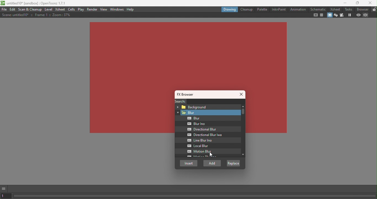 Image resolution: width=377 pixels, height=199 pixels. What do you see at coordinates (201, 129) in the screenshot?
I see `Directional Blur` at bounding box center [201, 129].